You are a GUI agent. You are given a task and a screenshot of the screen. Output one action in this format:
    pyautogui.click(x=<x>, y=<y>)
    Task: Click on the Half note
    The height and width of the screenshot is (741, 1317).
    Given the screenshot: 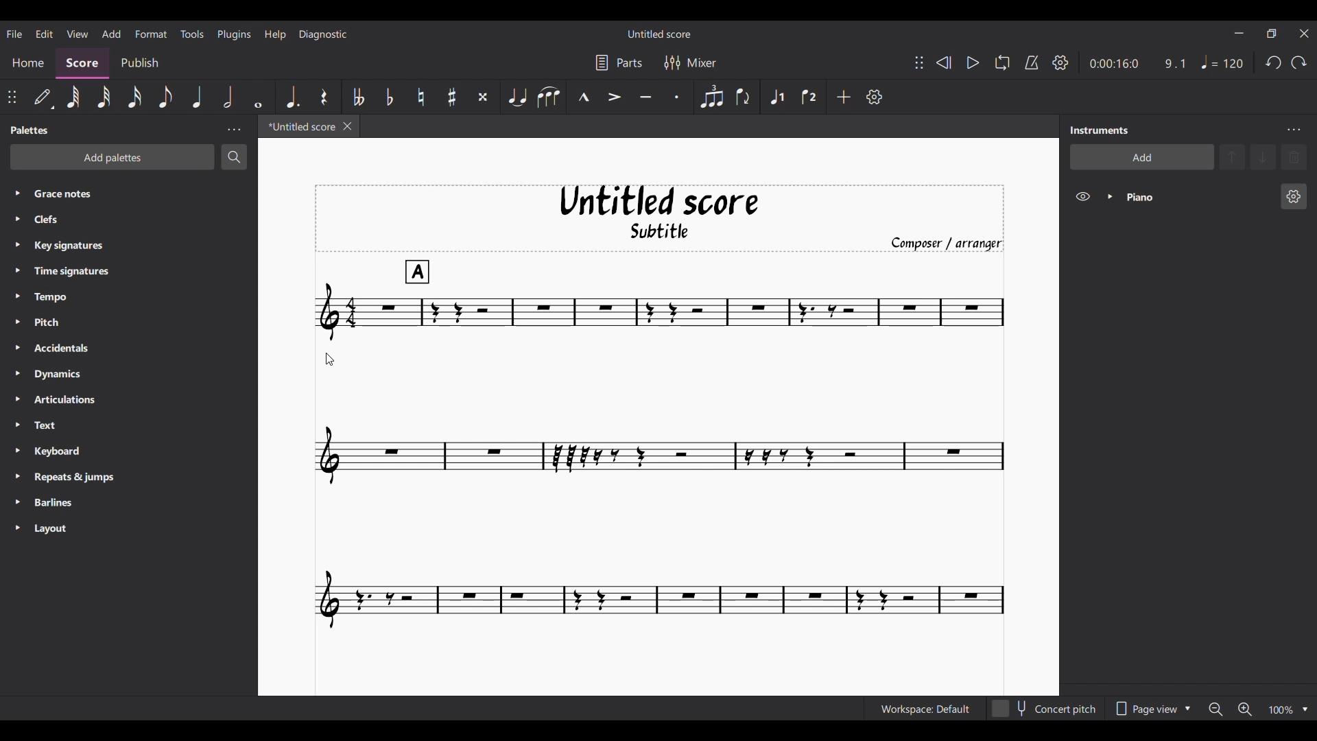 What is the action you would take?
    pyautogui.click(x=227, y=97)
    